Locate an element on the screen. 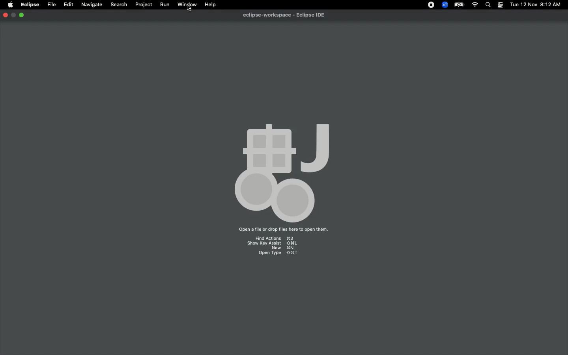 This screenshot has height=355, width=568. Open a file or drop files here to open them is located at coordinates (283, 230).